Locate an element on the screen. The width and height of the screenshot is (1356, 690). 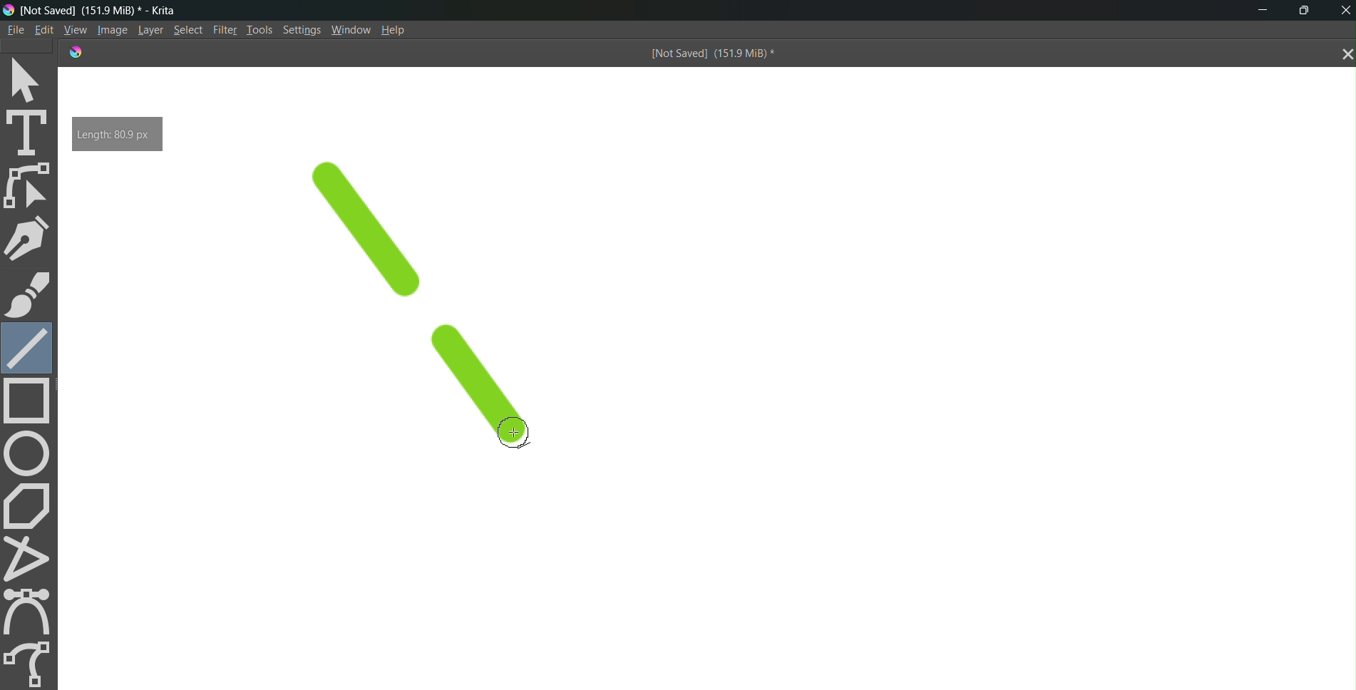
minimize is located at coordinates (1258, 11).